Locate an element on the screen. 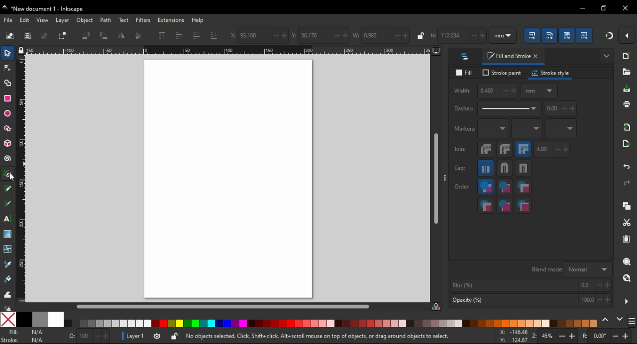 The image size is (637, 344). dashes is located at coordinates (497, 109).